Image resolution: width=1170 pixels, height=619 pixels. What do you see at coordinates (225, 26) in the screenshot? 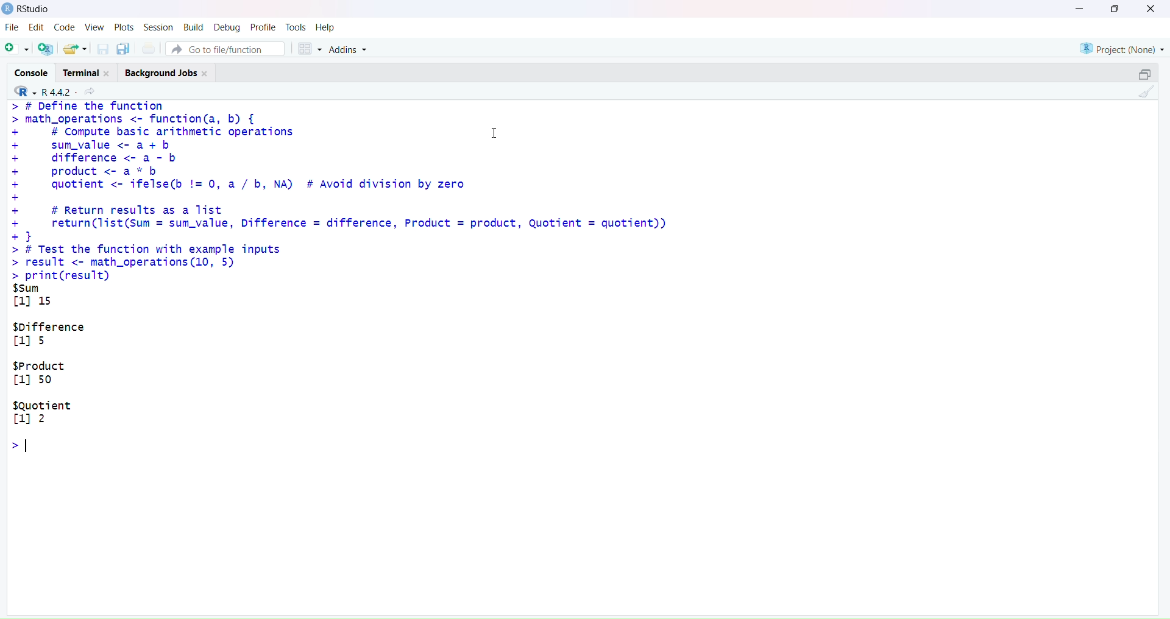
I see `Debug` at bounding box center [225, 26].